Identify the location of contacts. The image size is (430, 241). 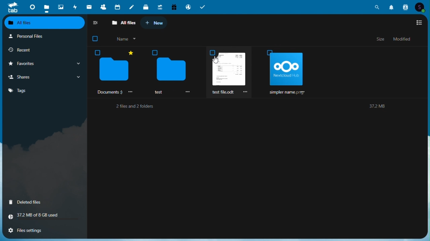
(405, 7).